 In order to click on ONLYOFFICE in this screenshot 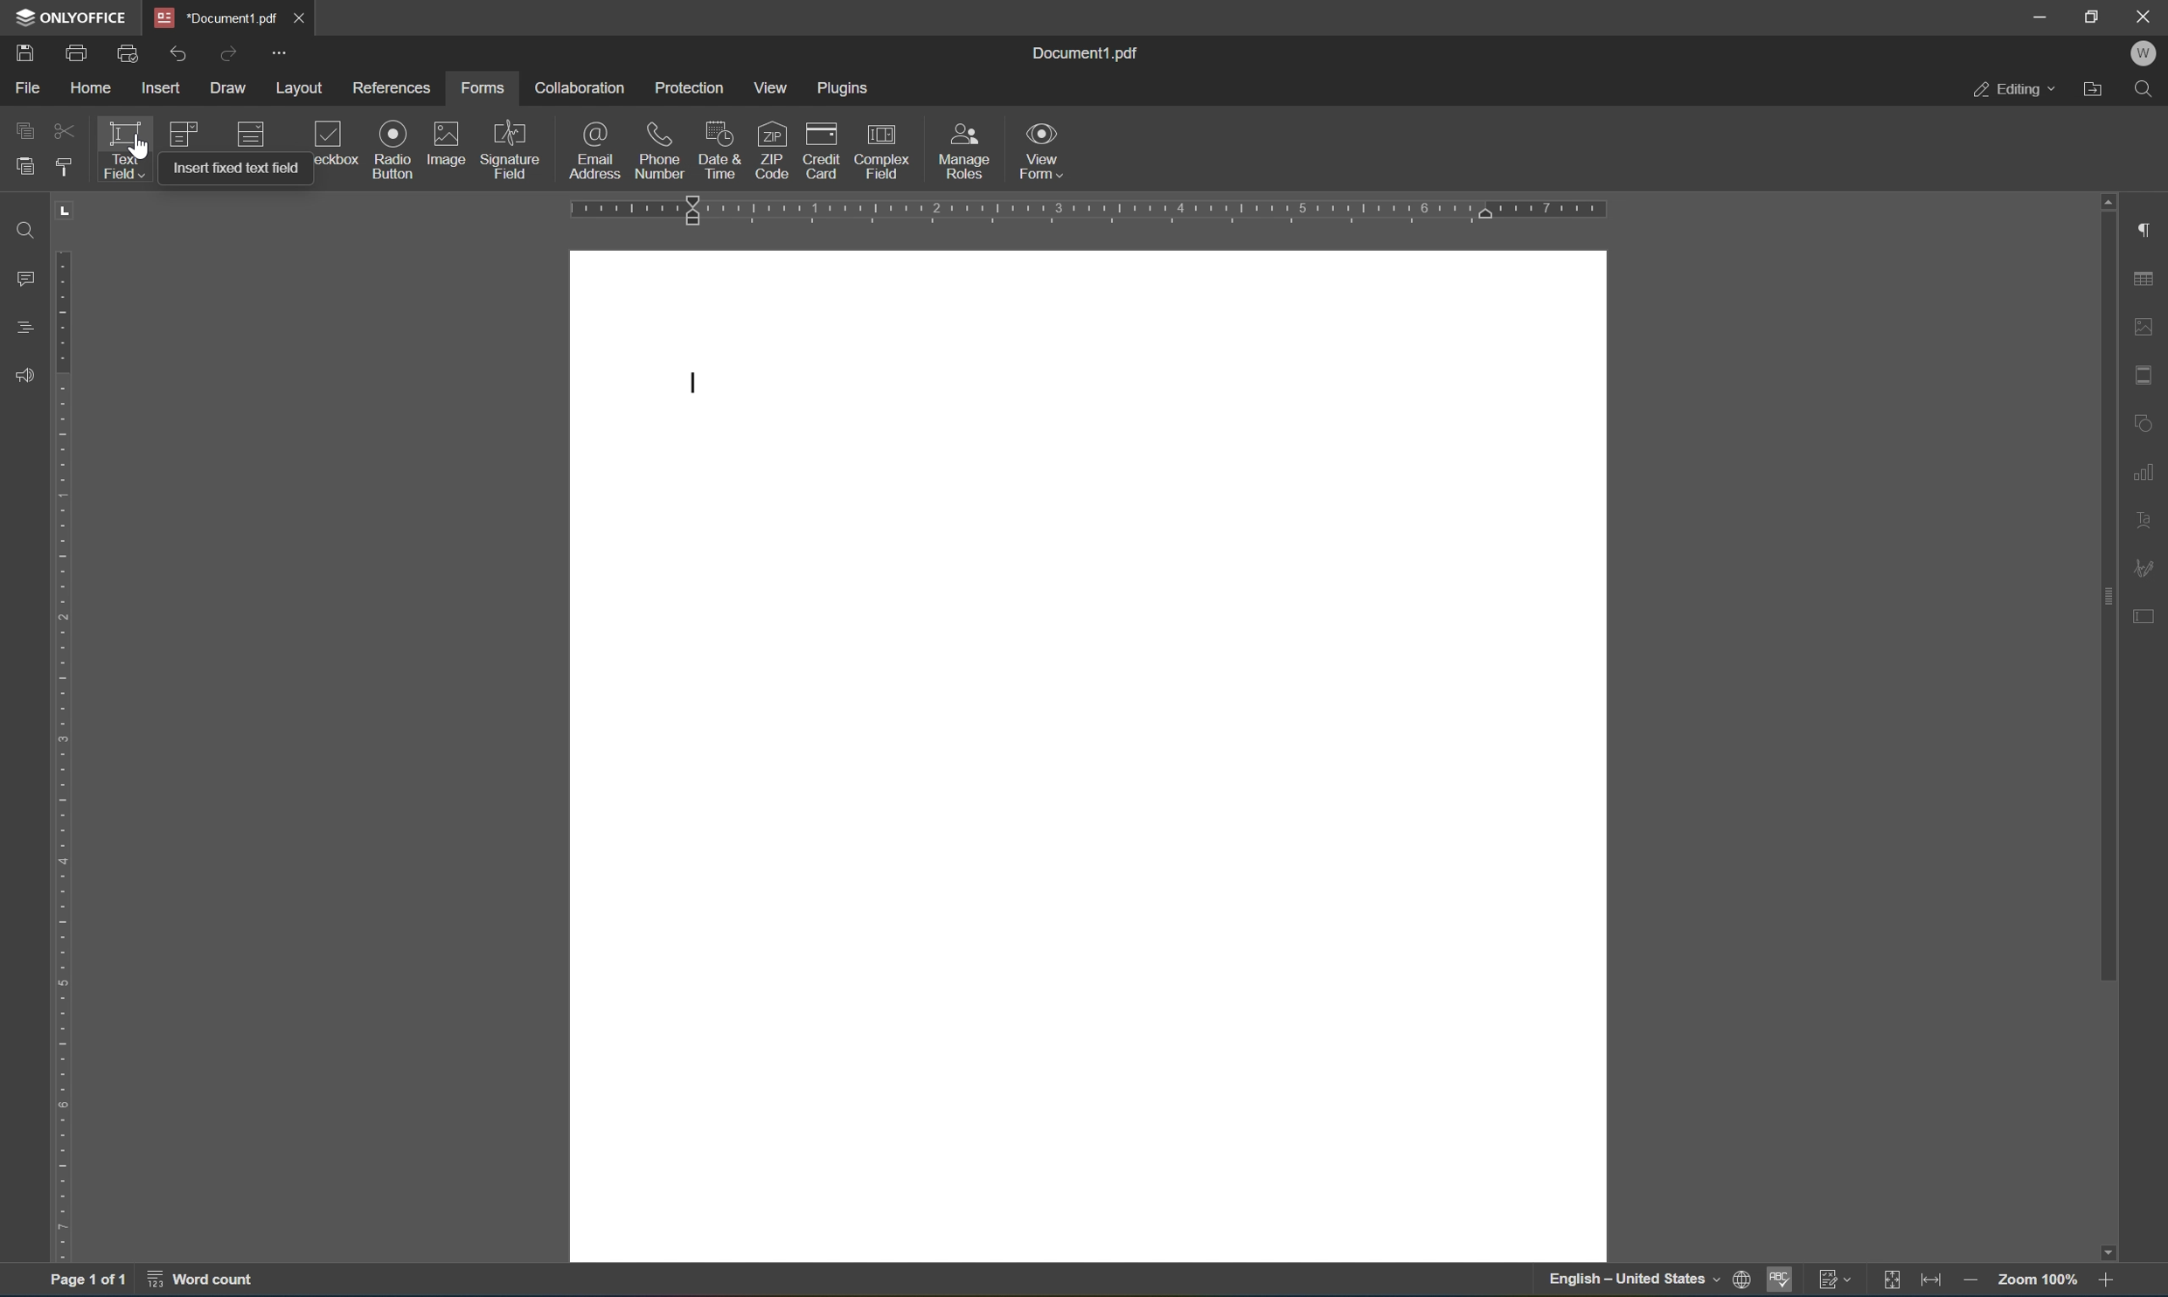, I will do `click(74, 17)`.